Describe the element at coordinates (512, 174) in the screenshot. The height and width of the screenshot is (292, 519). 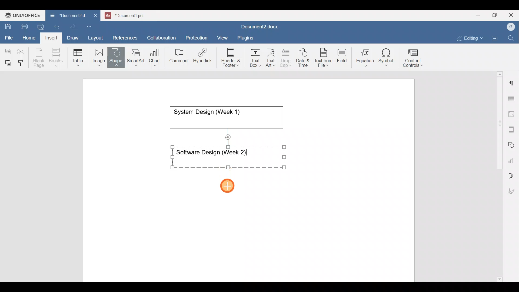
I see `Text Art settings` at that location.